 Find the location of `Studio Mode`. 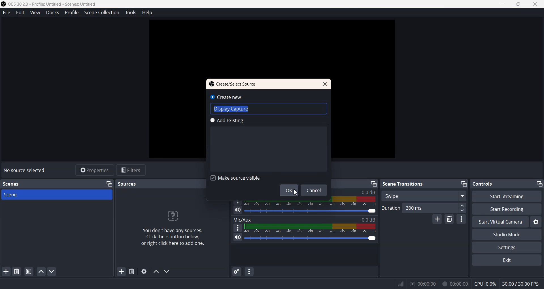

Studio Mode is located at coordinates (506, 235).